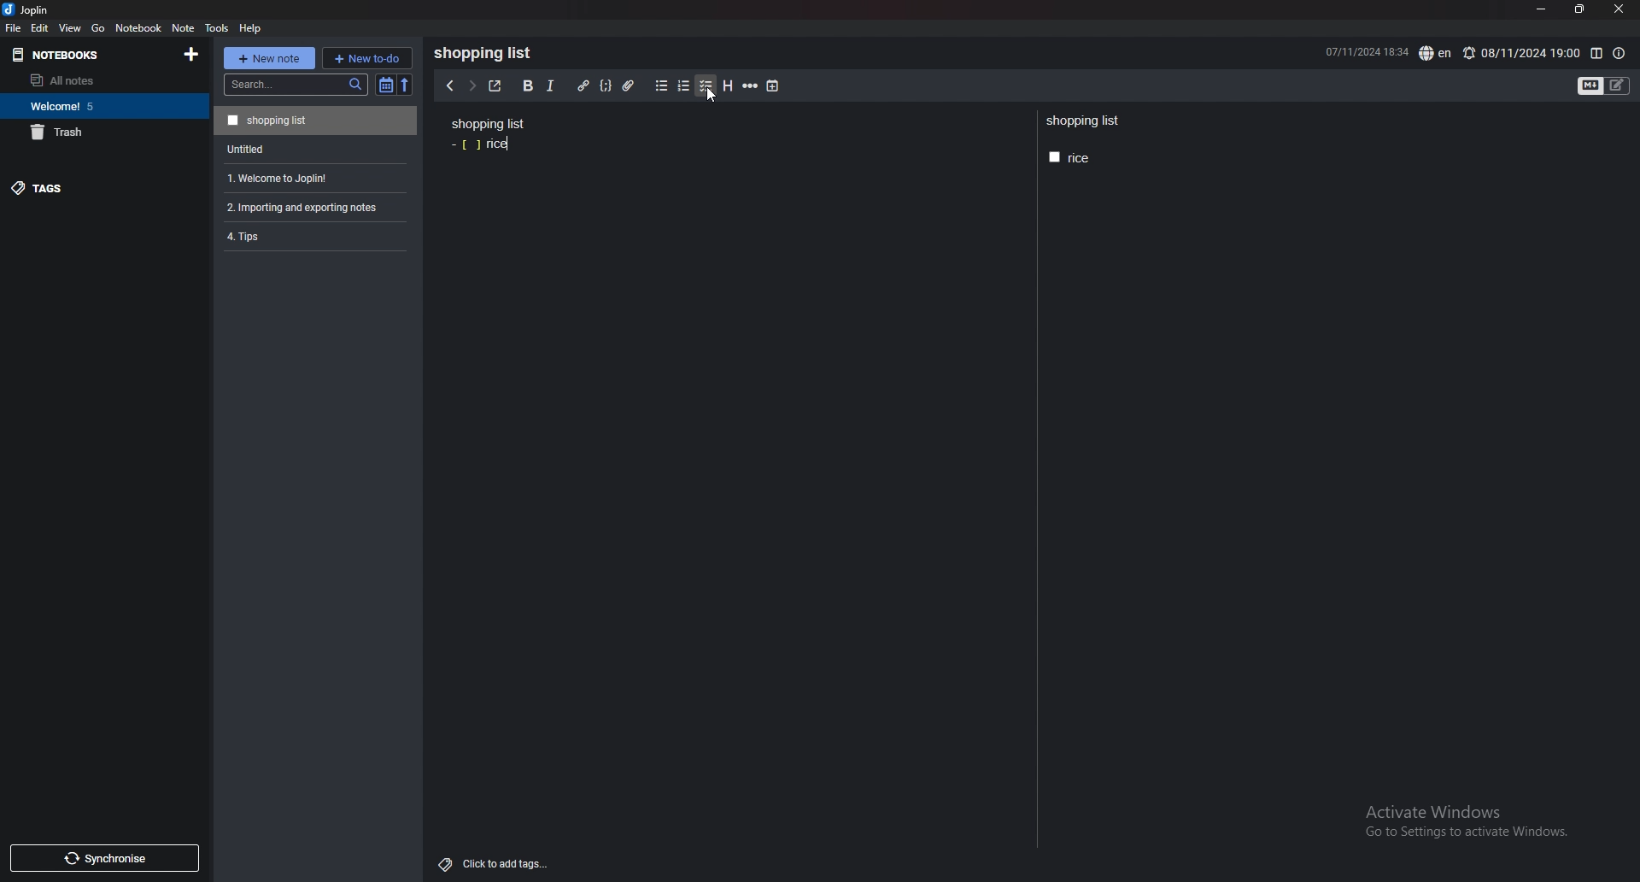  Describe the element at coordinates (1520, 53) in the screenshot. I see ` 08/11/2024 19:00` at that location.